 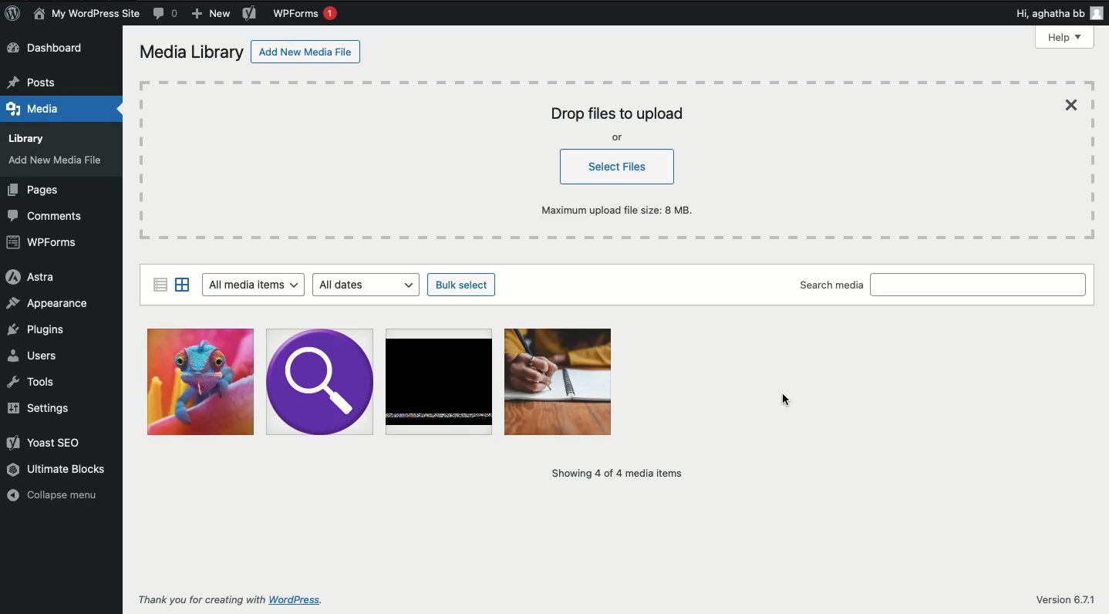 What do you see at coordinates (320, 383) in the screenshot?
I see `image 2` at bounding box center [320, 383].